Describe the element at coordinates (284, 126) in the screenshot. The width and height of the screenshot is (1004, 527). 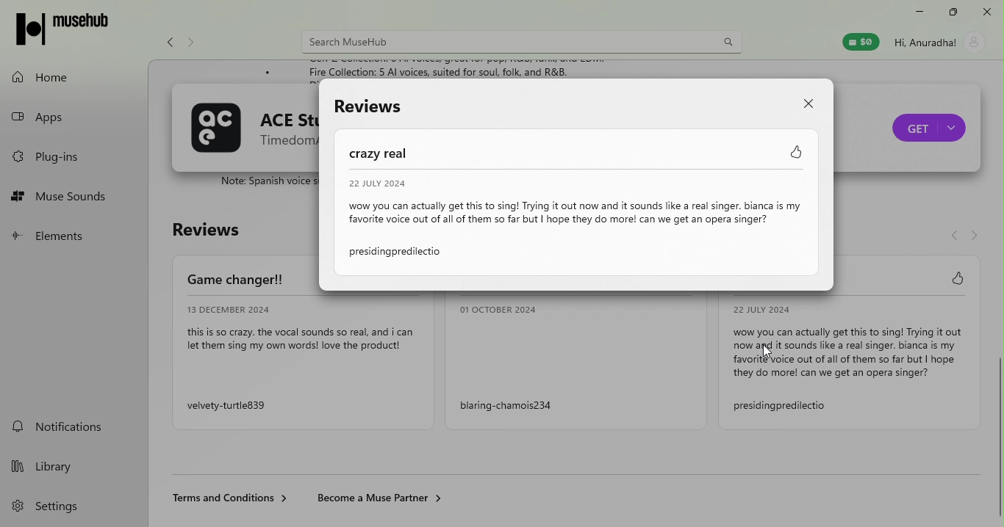
I see `ACE Studio name` at that location.